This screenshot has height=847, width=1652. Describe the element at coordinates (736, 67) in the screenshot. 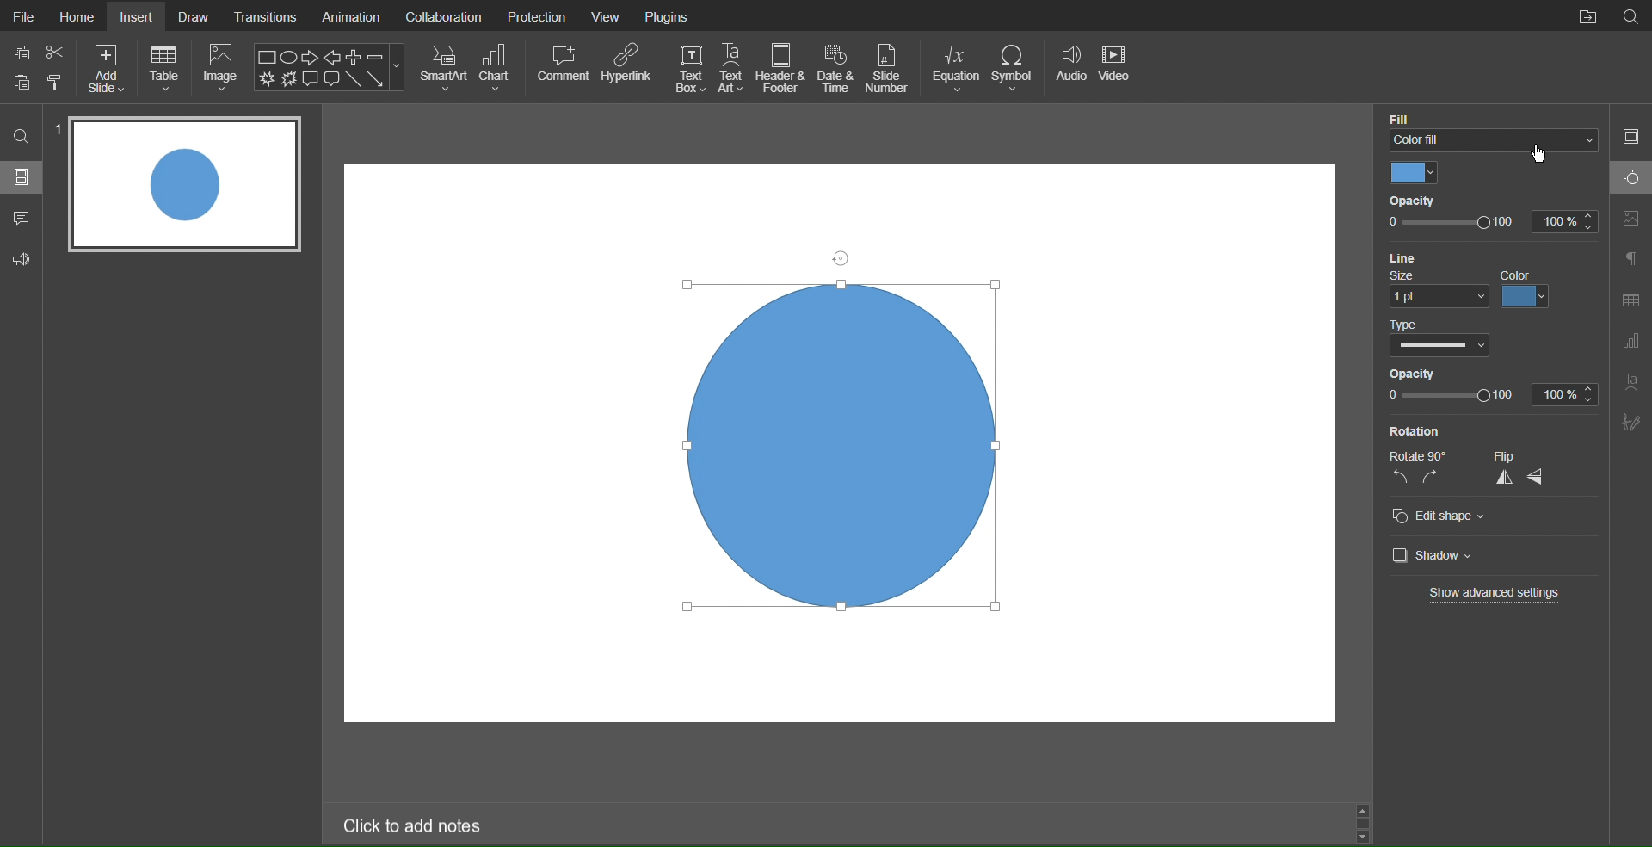

I see `Text Art` at that location.